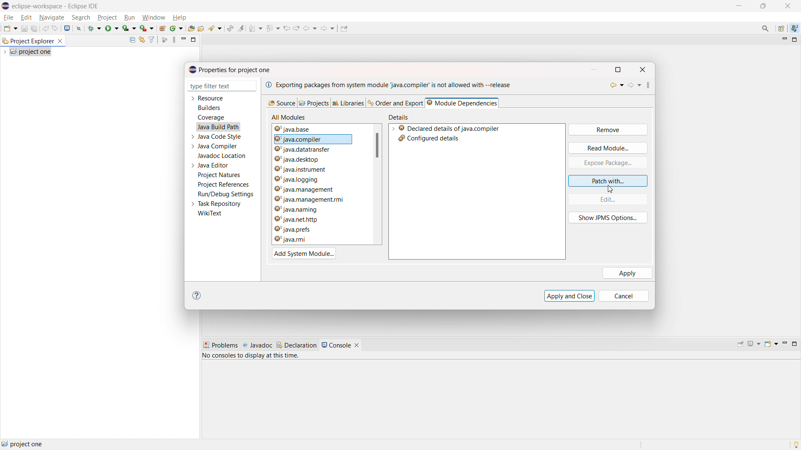  What do you see at coordinates (6, 6) in the screenshot?
I see `logo` at bounding box center [6, 6].